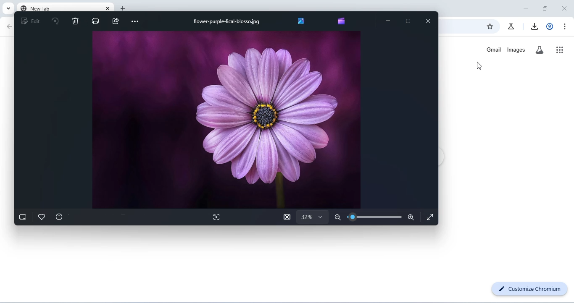 The width and height of the screenshot is (574, 303). I want to click on visual search with bing, so click(217, 217).